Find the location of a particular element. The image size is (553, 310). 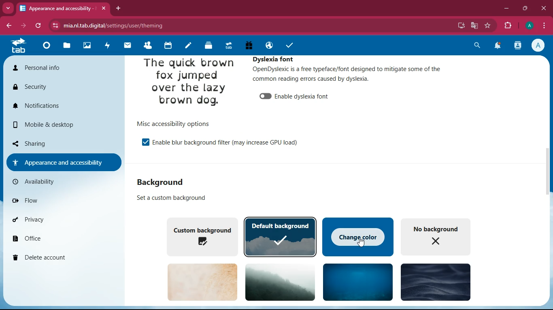

mobile & desktop is located at coordinates (51, 125).